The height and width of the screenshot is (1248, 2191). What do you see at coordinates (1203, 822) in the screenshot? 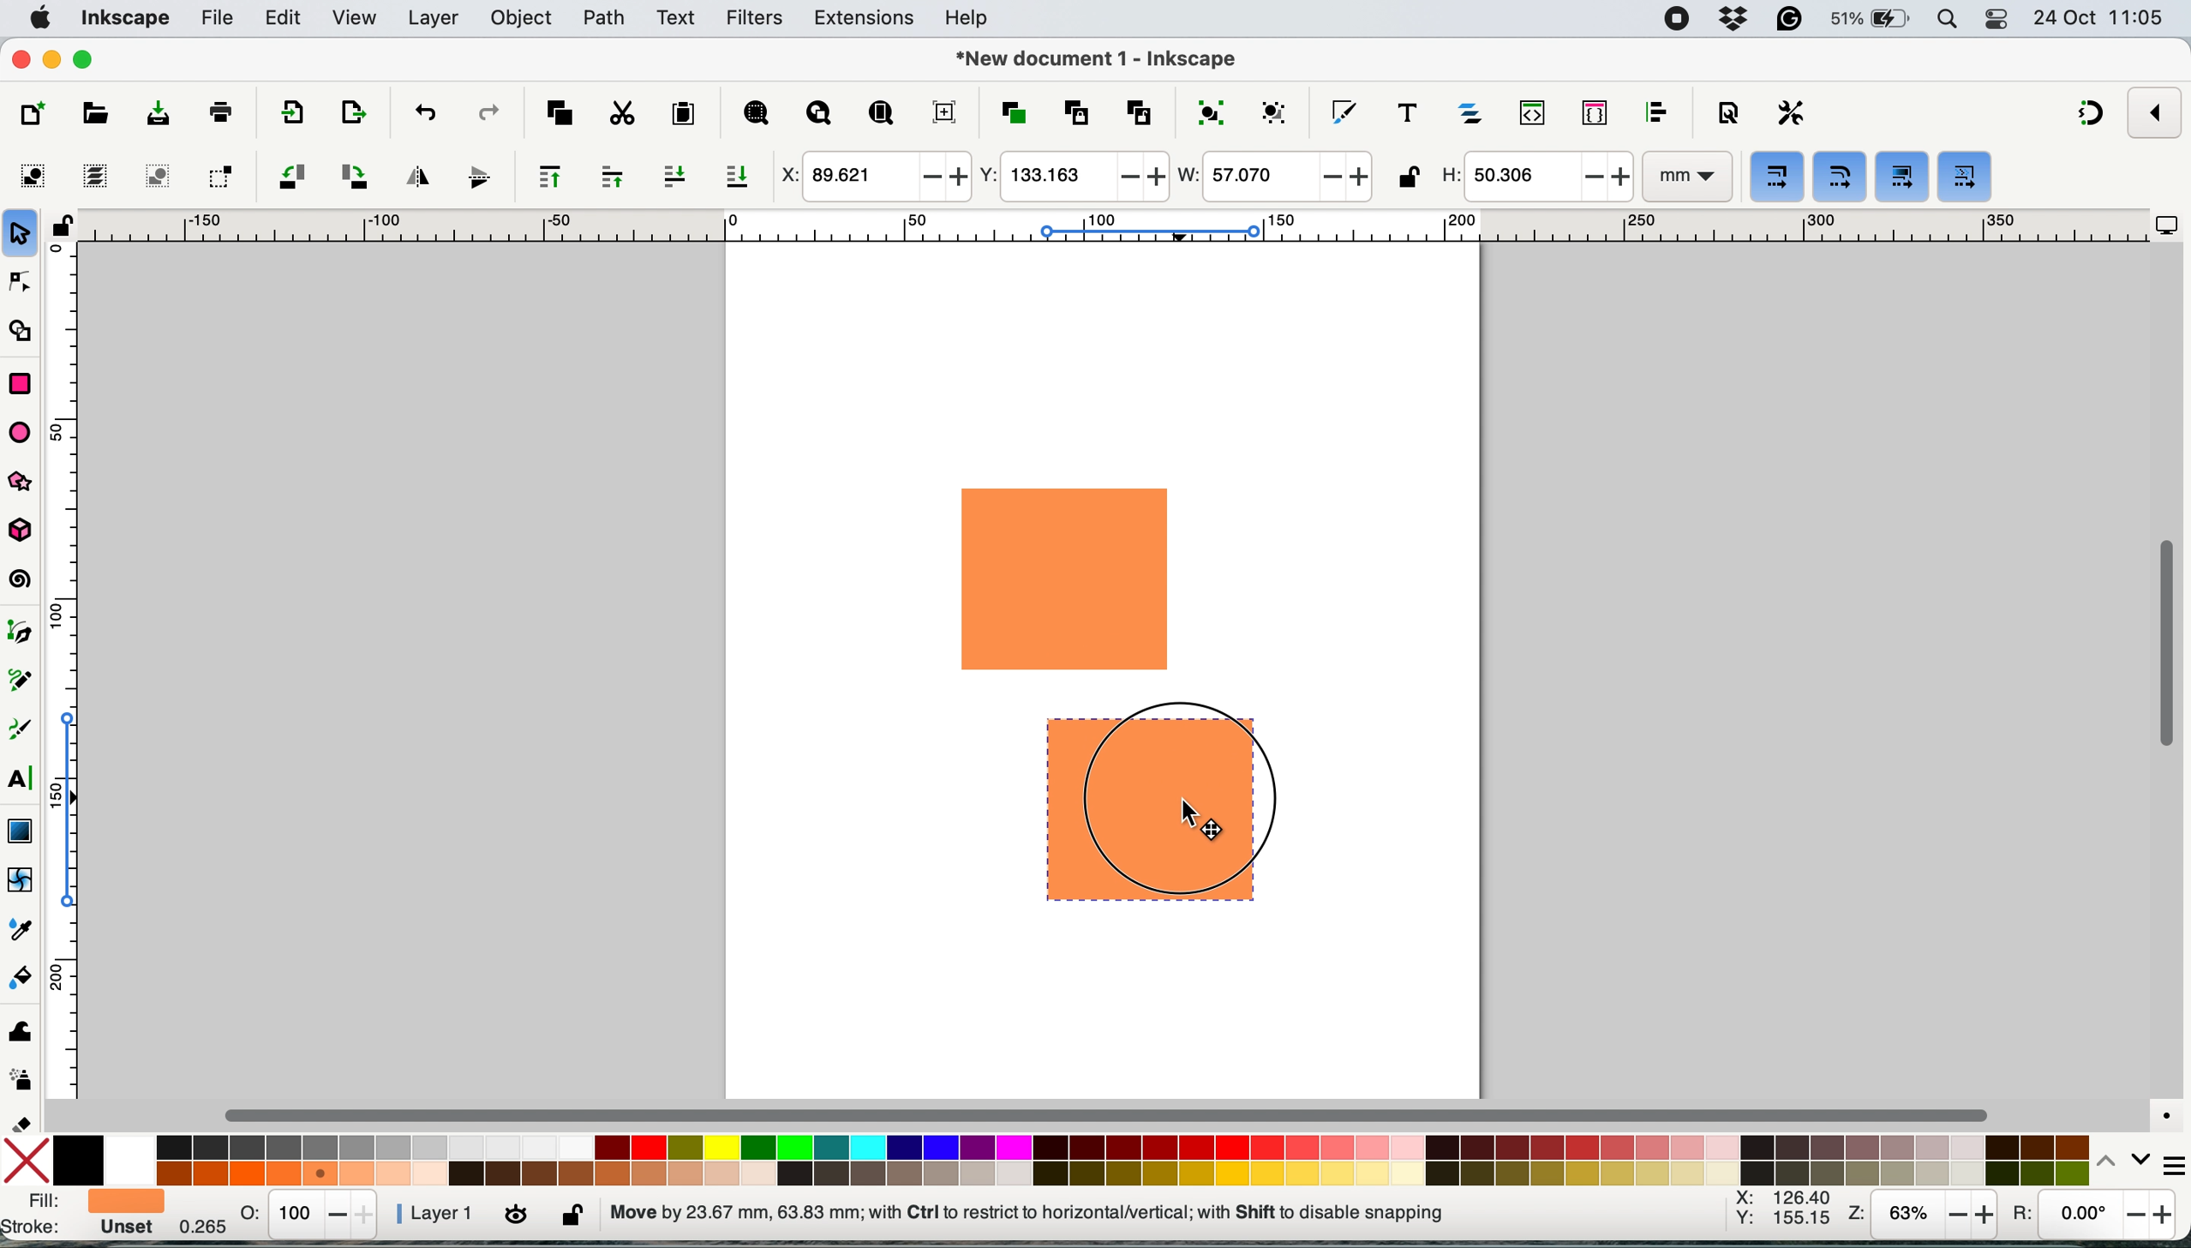
I see `cursor` at bounding box center [1203, 822].